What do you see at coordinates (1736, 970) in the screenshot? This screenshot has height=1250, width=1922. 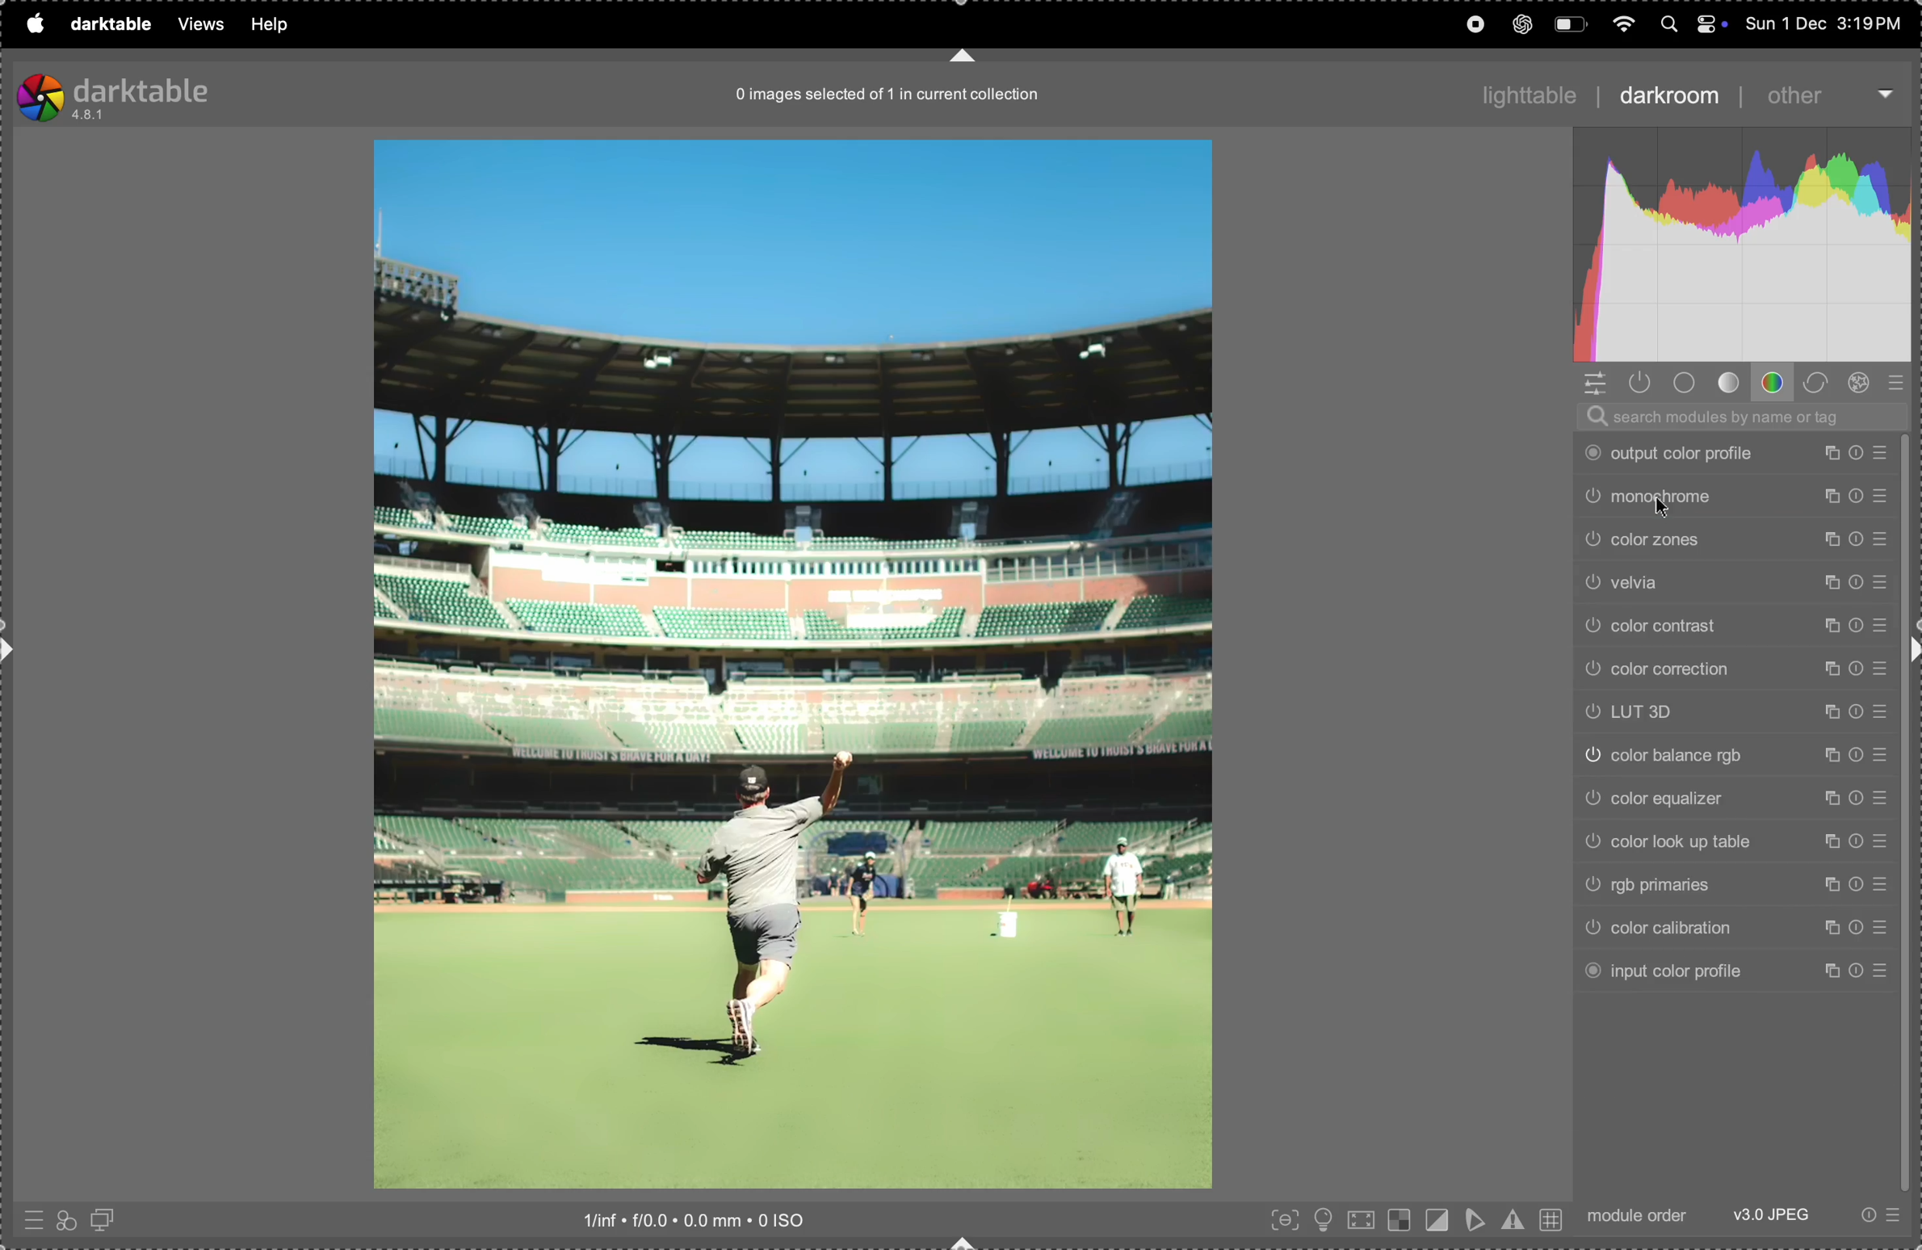 I see `input colour profile` at bounding box center [1736, 970].